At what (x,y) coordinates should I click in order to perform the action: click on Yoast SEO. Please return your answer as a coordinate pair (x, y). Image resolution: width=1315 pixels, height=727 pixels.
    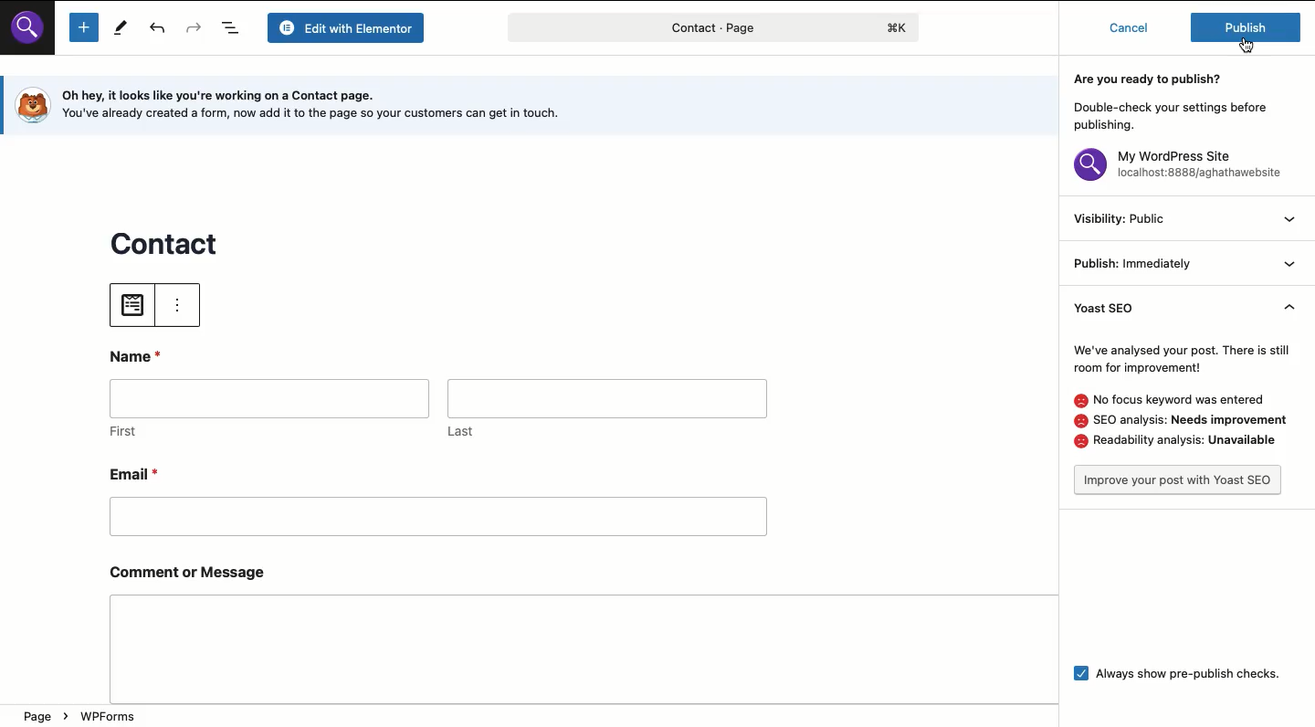
    Looking at the image, I should click on (1117, 314).